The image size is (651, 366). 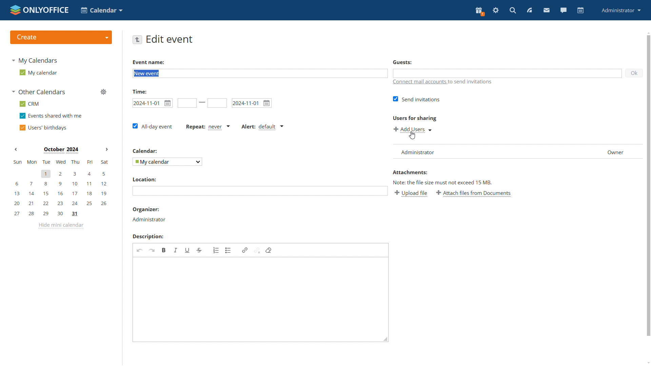 What do you see at coordinates (479, 11) in the screenshot?
I see `present` at bounding box center [479, 11].